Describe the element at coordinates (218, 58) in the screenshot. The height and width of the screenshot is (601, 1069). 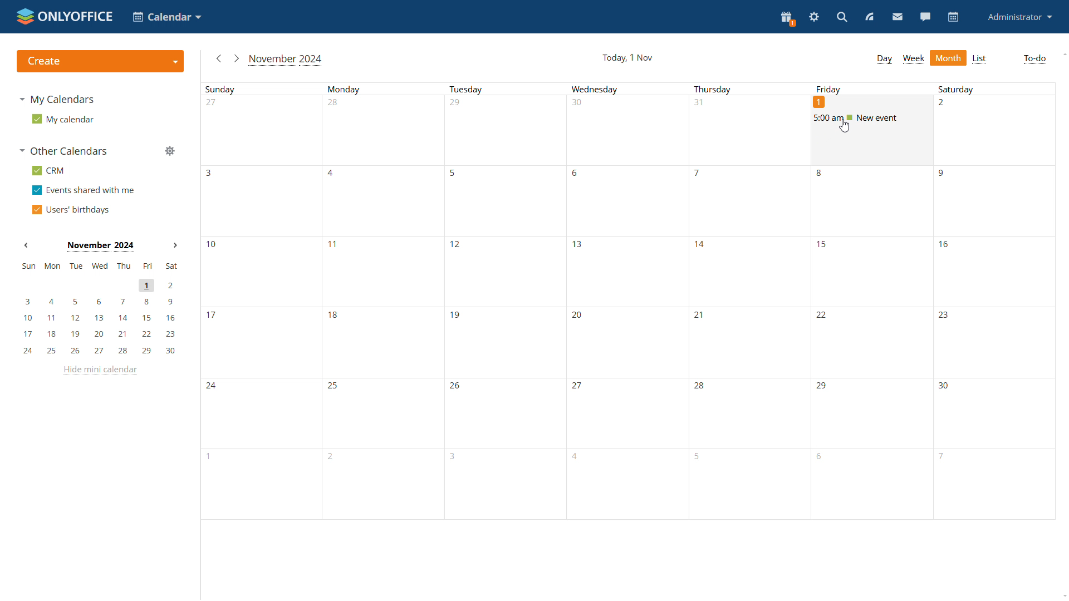
I see `go to previous month` at that location.